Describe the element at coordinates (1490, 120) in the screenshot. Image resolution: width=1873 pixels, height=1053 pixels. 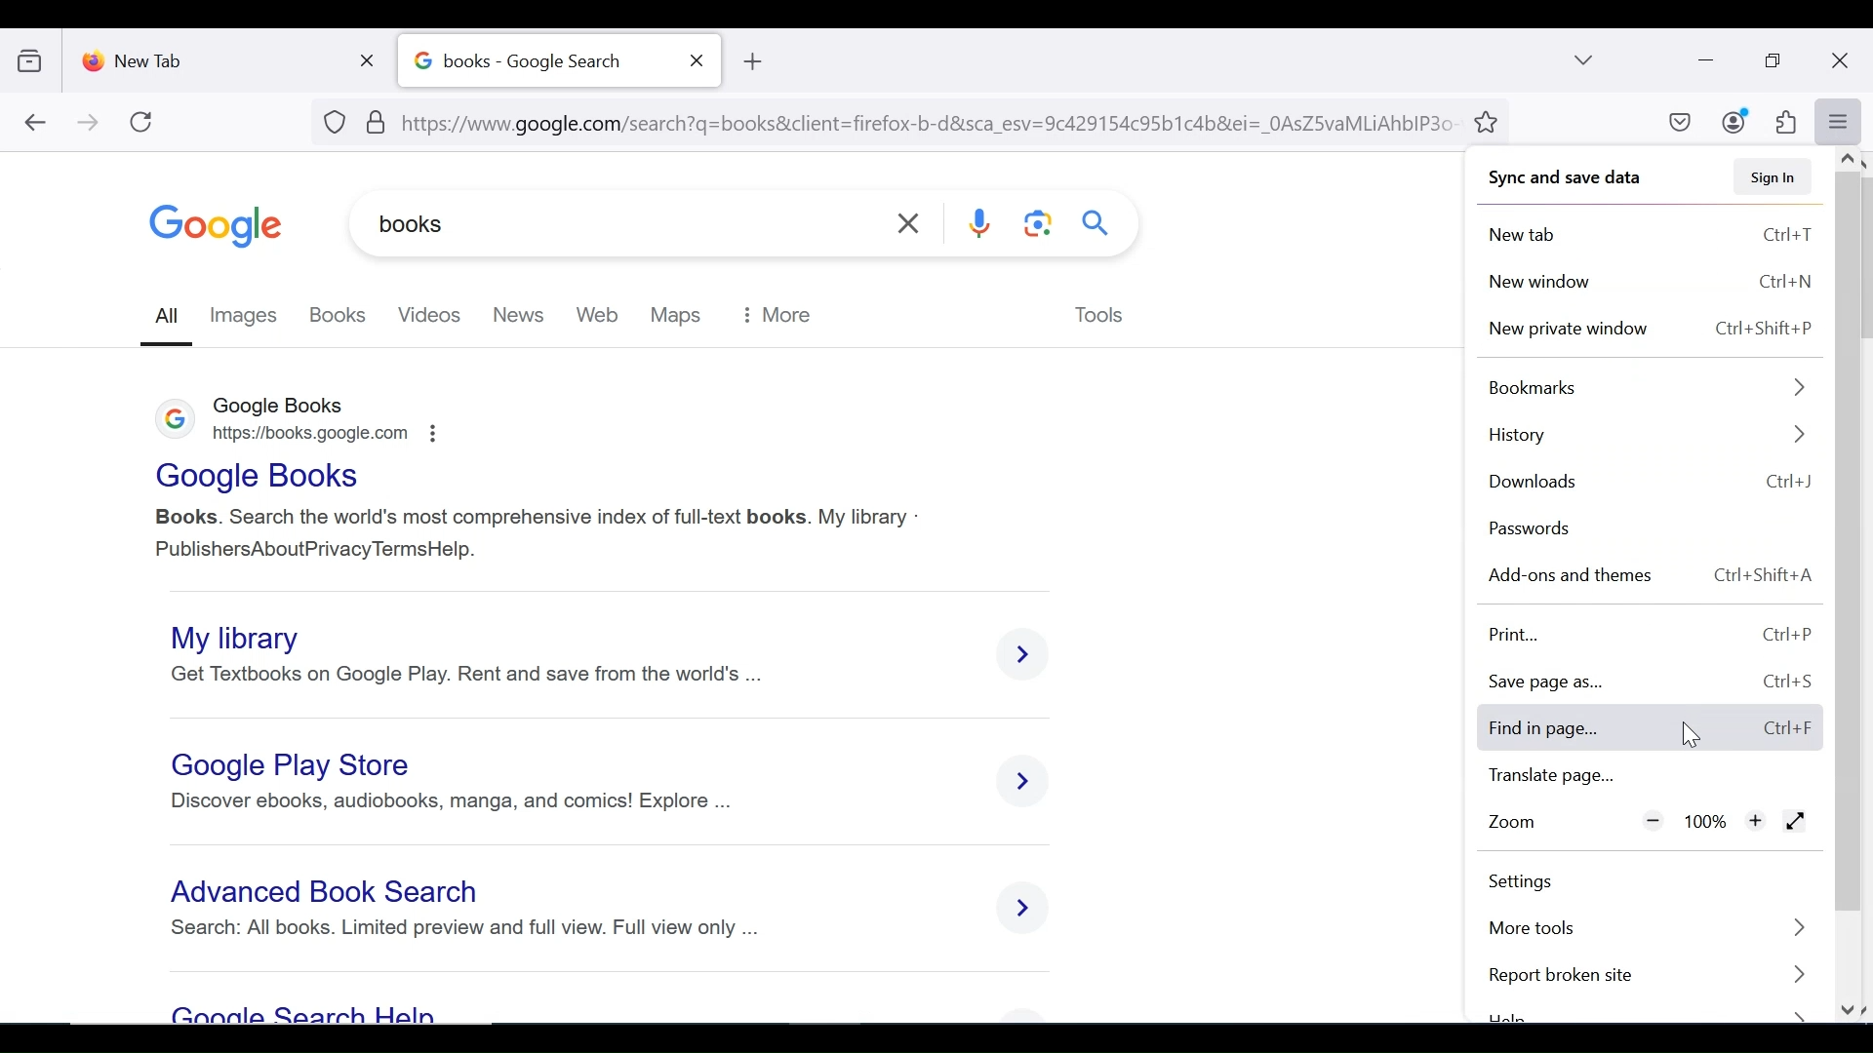
I see `bookmark this tab` at that location.